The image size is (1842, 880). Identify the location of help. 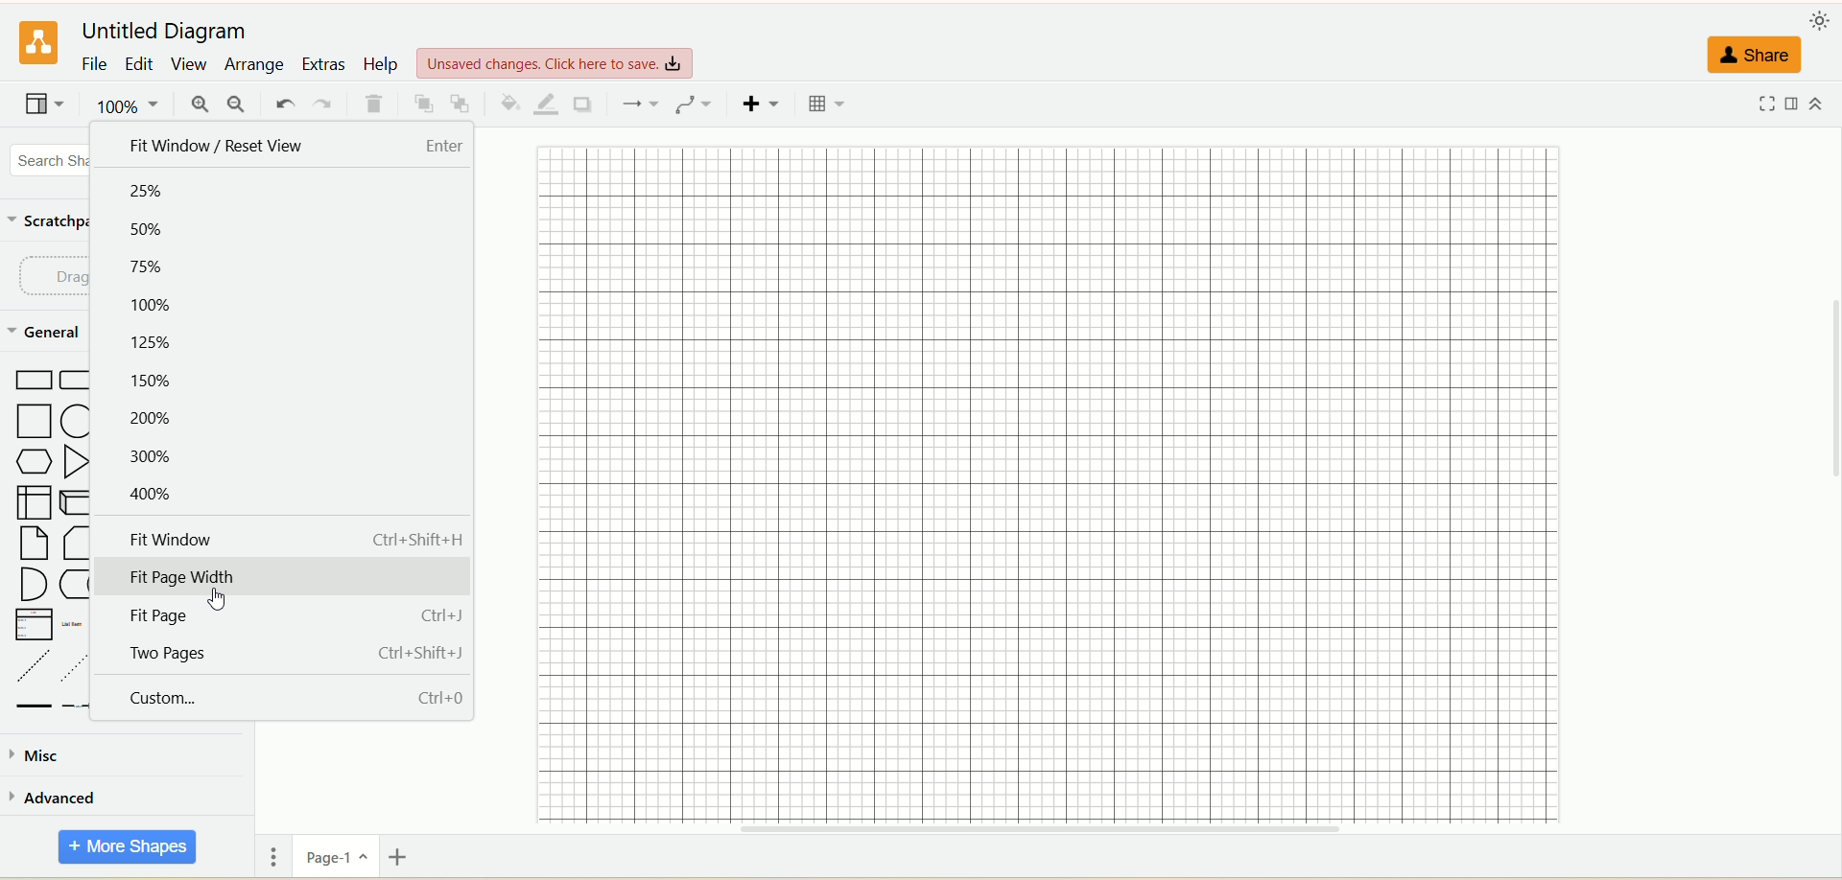
(381, 65).